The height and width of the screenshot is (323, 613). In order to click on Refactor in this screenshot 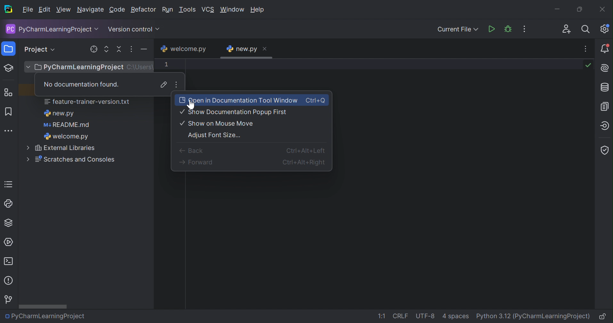, I will do `click(143, 10)`.